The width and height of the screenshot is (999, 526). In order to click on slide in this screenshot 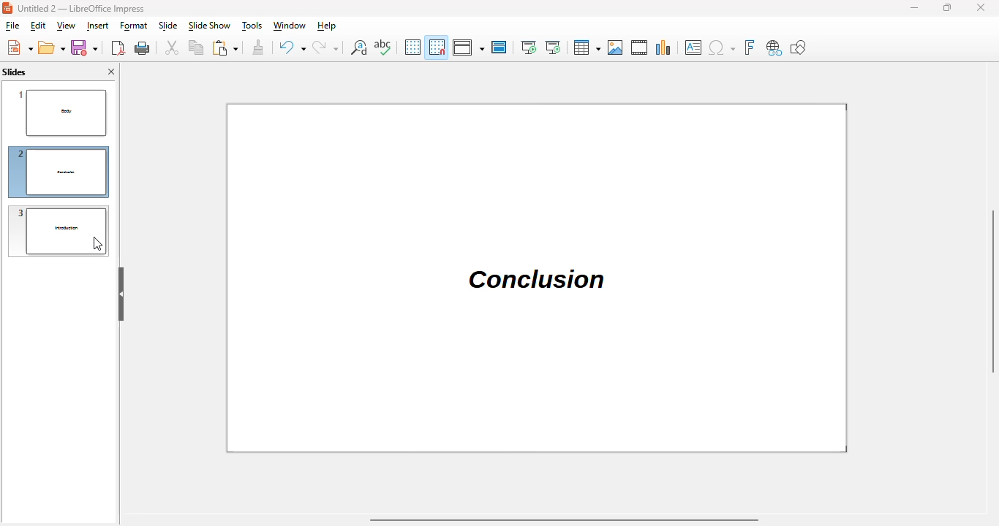, I will do `click(168, 26)`.